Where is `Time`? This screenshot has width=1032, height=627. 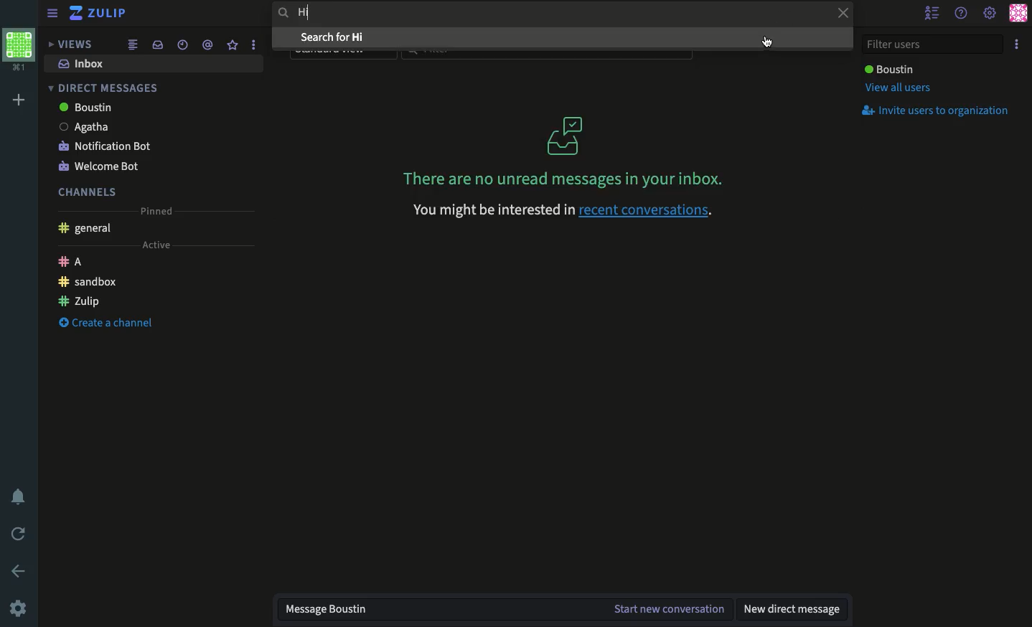 Time is located at coordinates (181, 44).